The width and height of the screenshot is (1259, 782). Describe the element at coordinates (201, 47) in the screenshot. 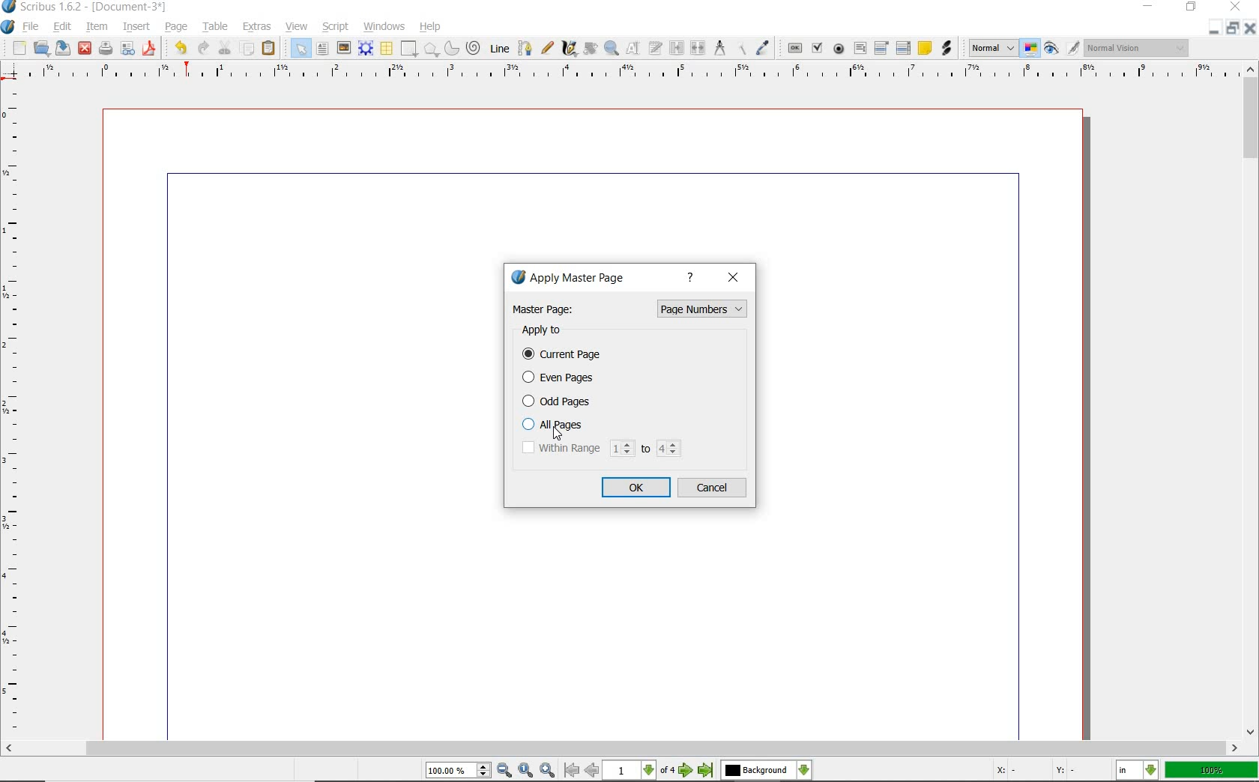

I see `redo` at that location.